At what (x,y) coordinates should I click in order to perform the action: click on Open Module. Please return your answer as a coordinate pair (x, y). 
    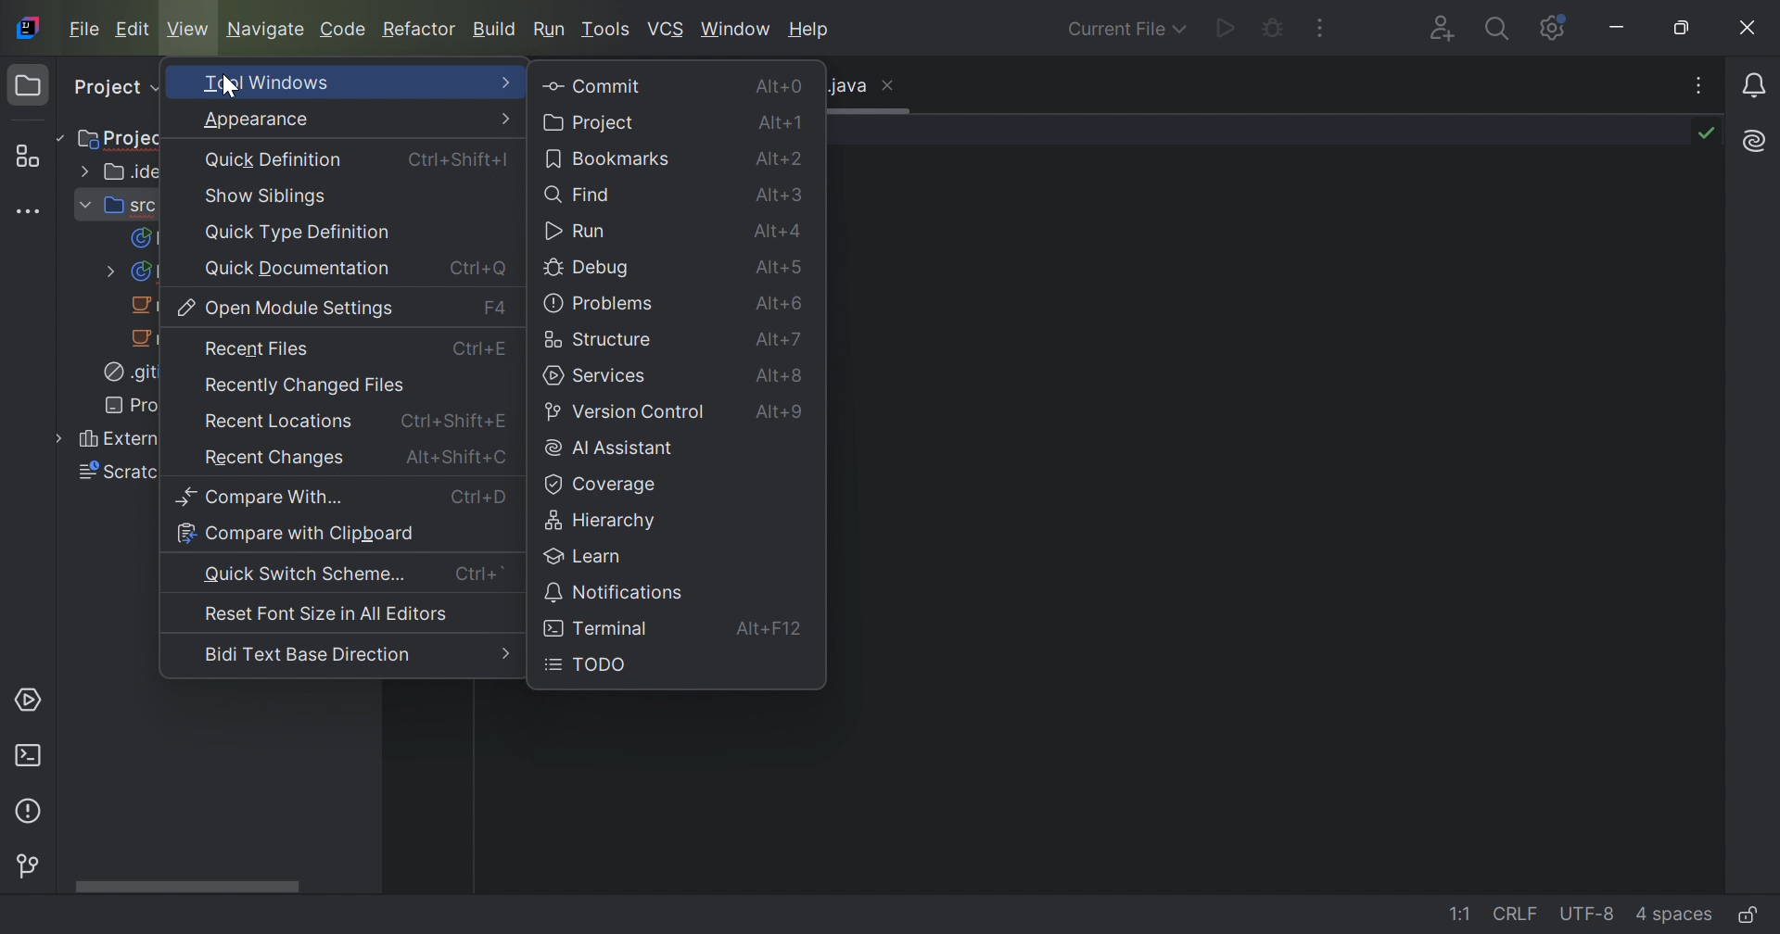
    Looking at the image, I should click on (288, 309).